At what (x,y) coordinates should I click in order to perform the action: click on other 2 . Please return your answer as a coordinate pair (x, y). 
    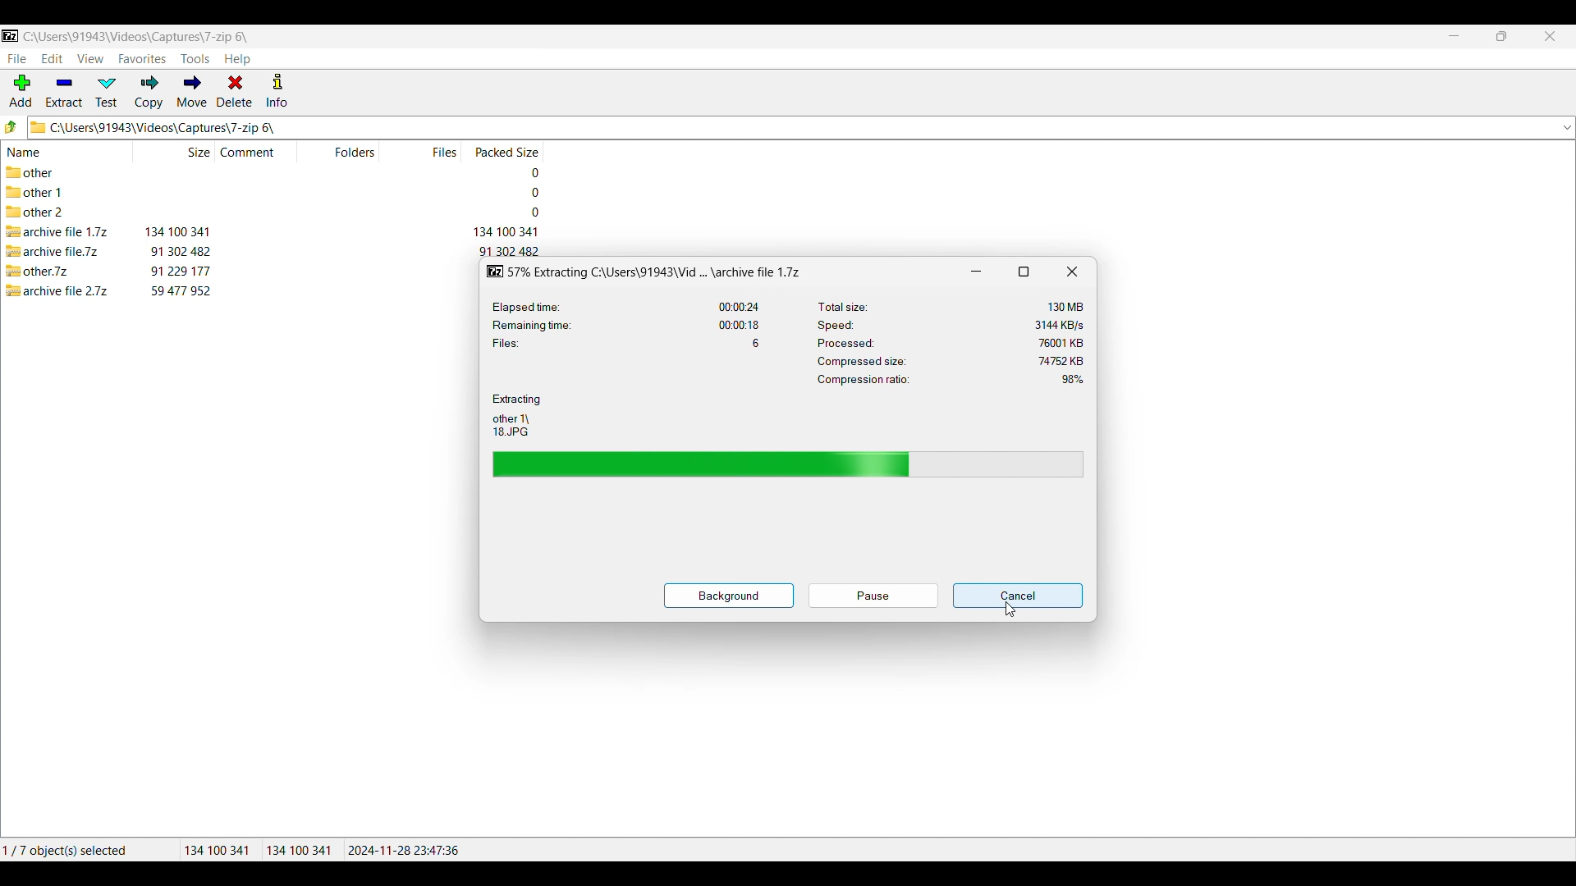
    Looking at the image, I should click on (35, 213).